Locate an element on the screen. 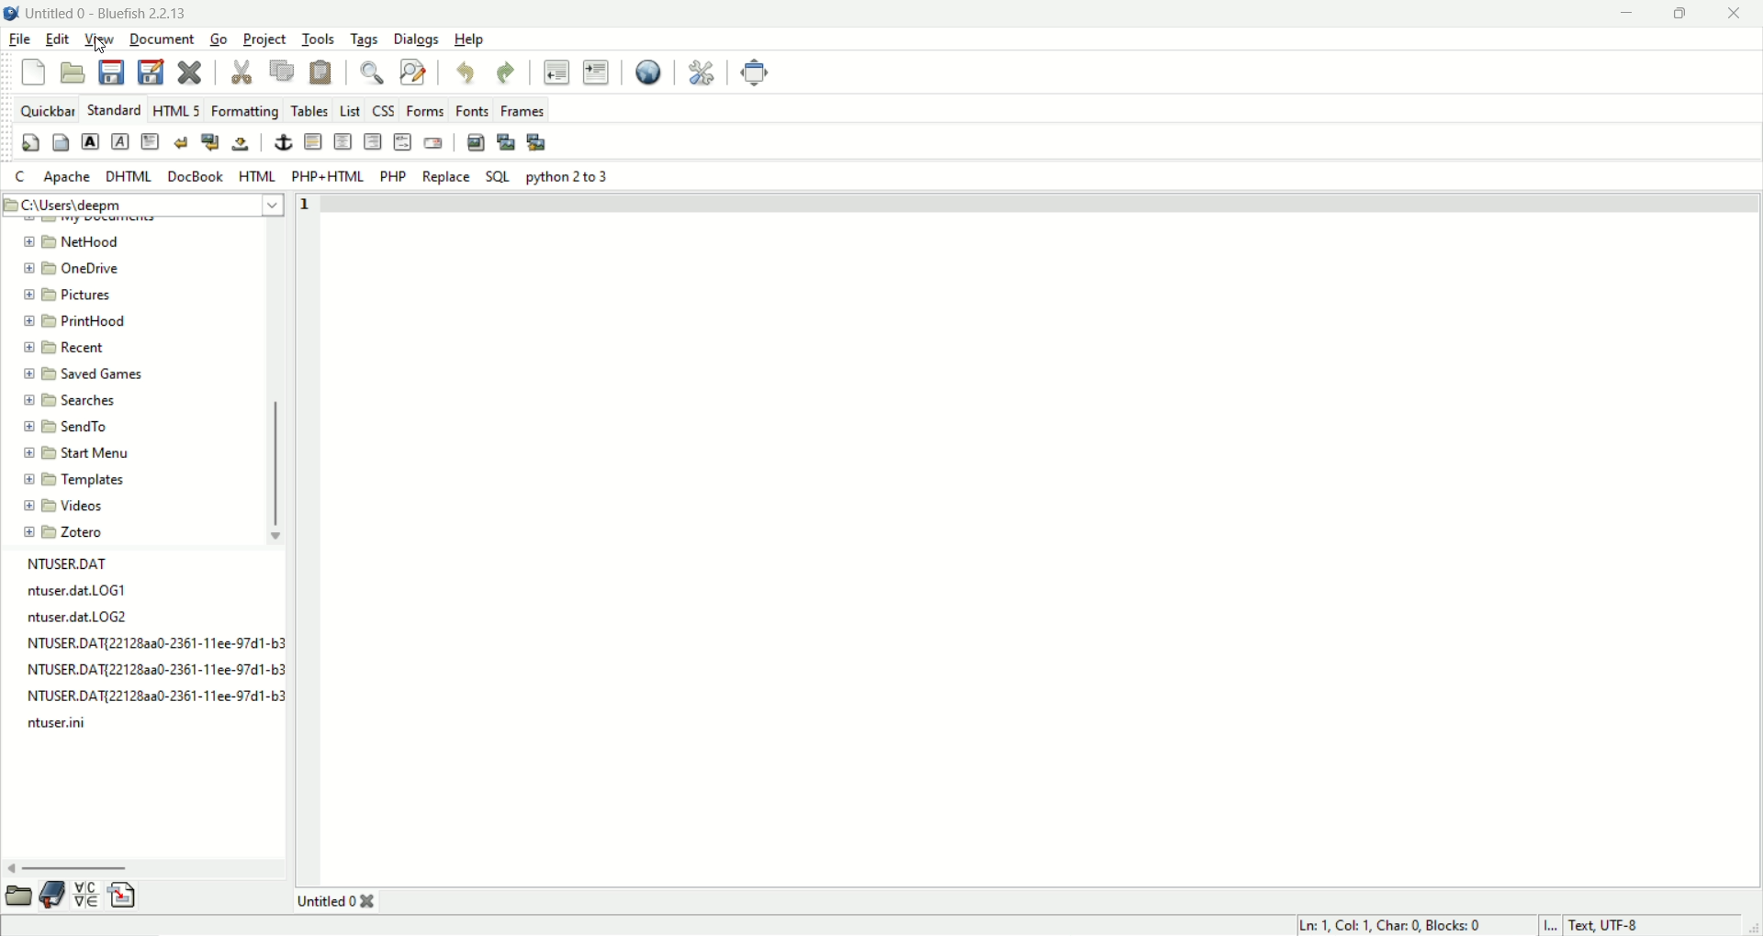 Image resolution: width=1763 pixels, height=936 pixels. send menu is located at coordinates (71, 429).